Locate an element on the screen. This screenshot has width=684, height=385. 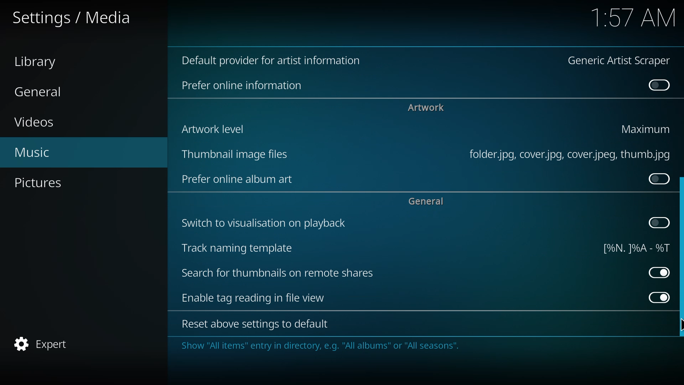
music is located at coordinates (32, 153).